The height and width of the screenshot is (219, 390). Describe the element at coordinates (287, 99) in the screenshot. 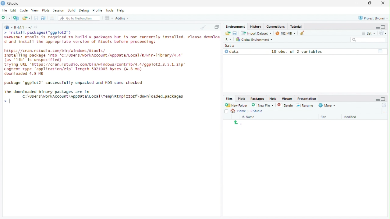

I see `Viewer` at that location.